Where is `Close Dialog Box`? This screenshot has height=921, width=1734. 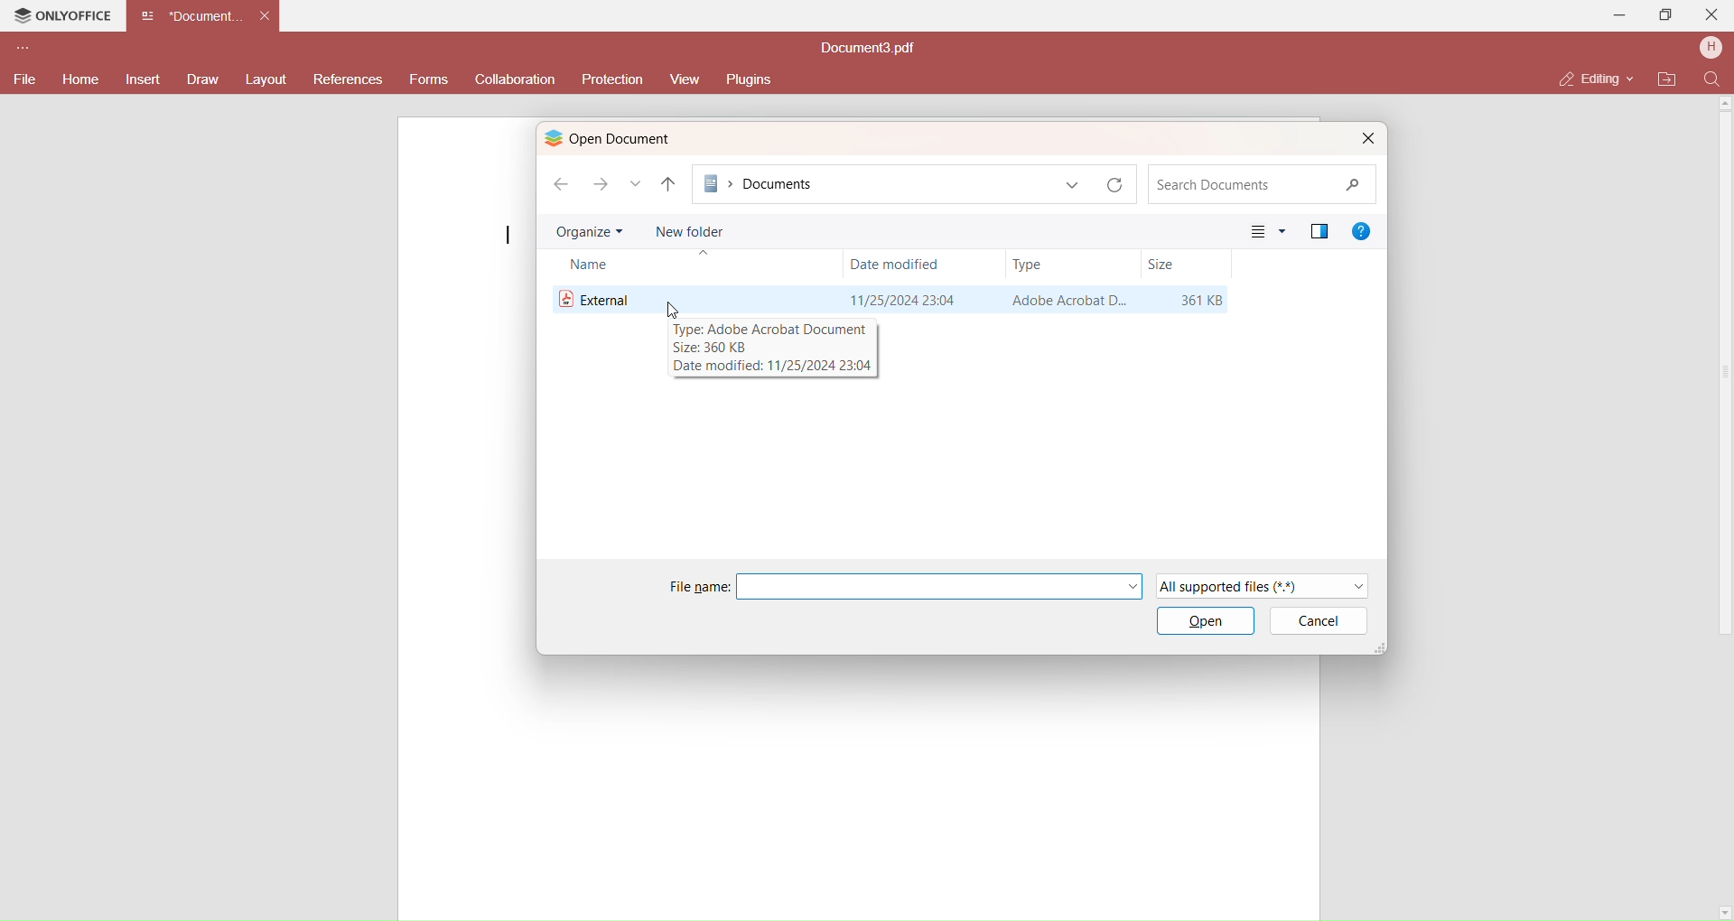
Close Dialog Box is located at coordinates (1366, 138).